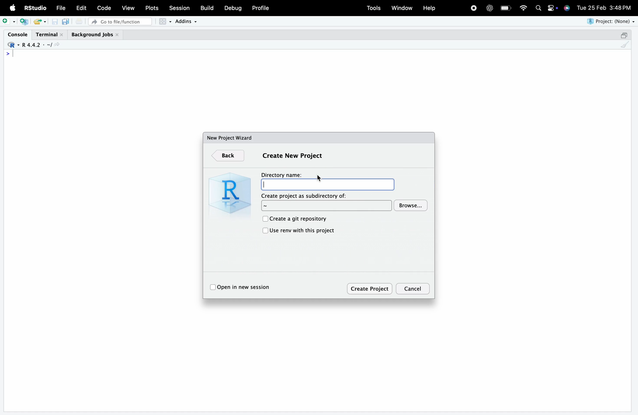  I want to click on RStudio, so click(35, 8).